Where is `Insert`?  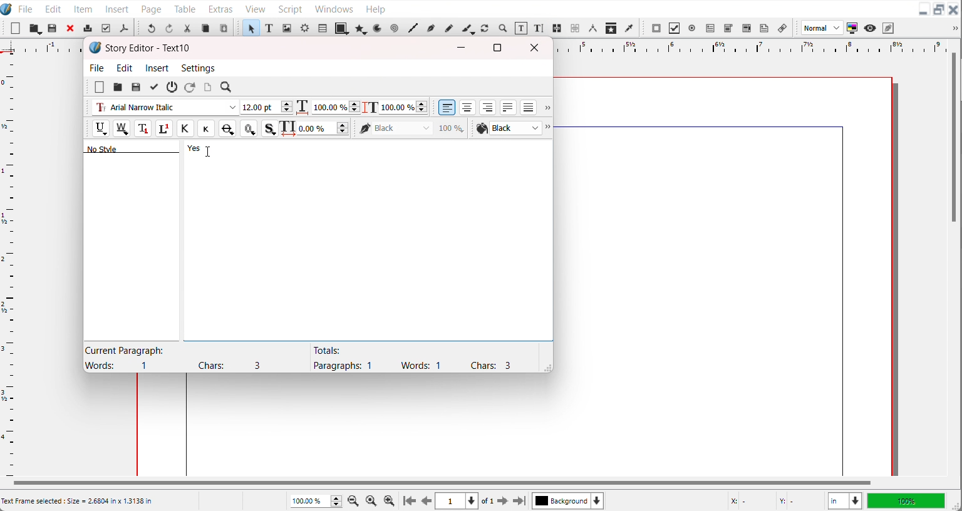
Insert is located at coordinates (118, 8).